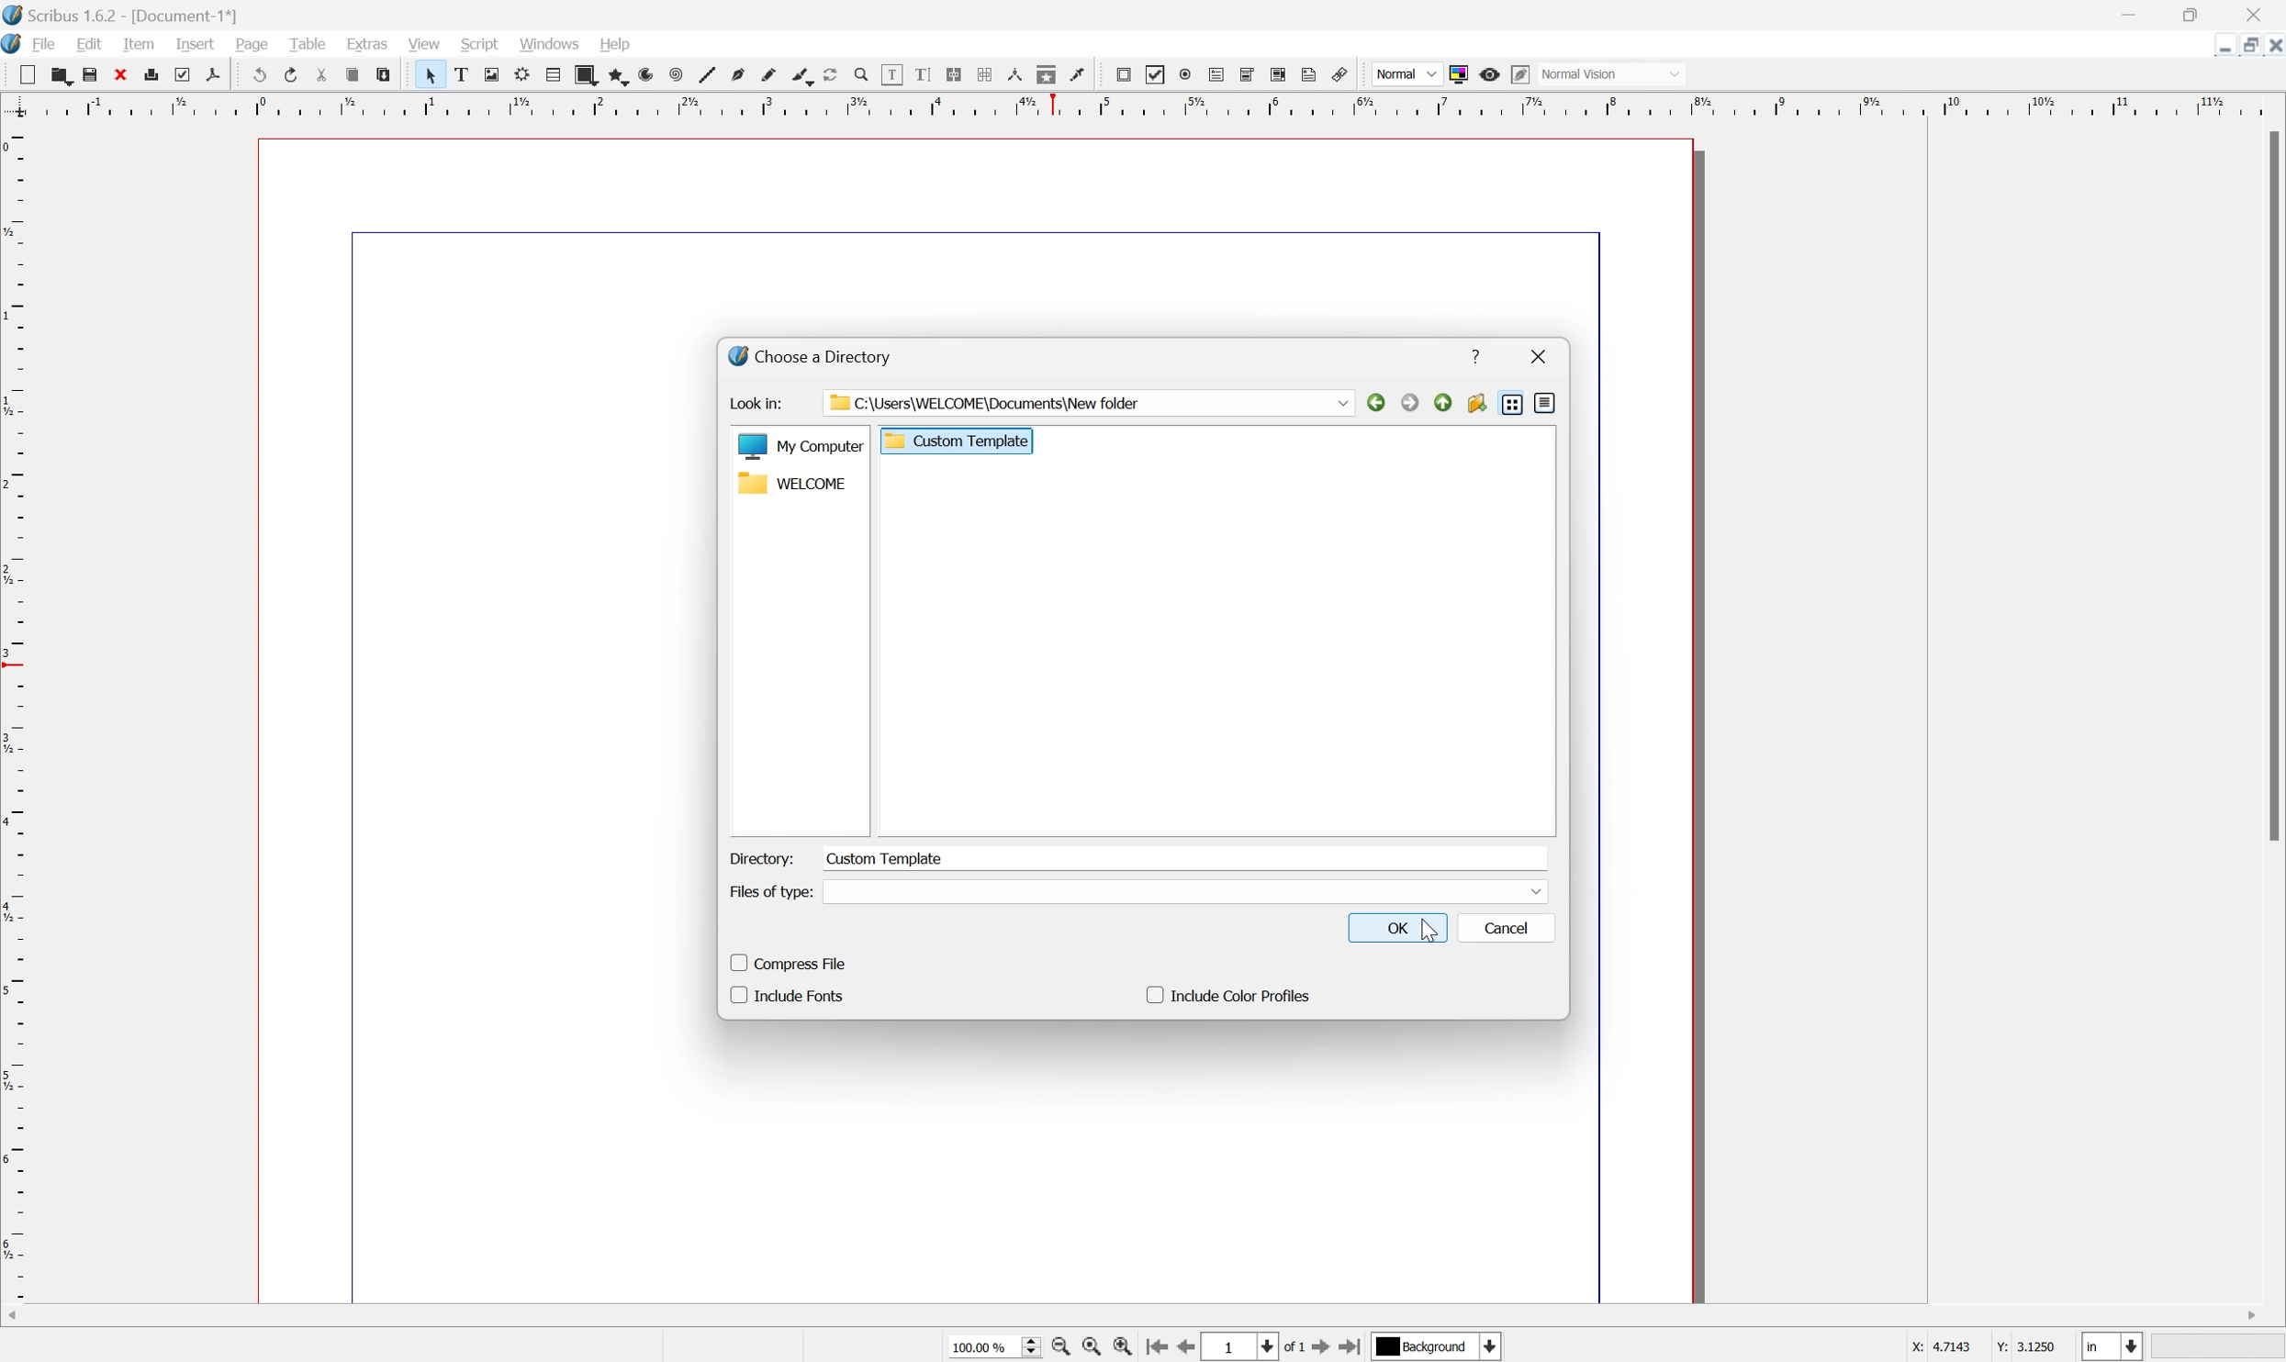 The width and height of the screenshot is (2286, 1362). Describe the element at coordinates (213, 76) in the screenshot. I see `save as pdf` at that location.